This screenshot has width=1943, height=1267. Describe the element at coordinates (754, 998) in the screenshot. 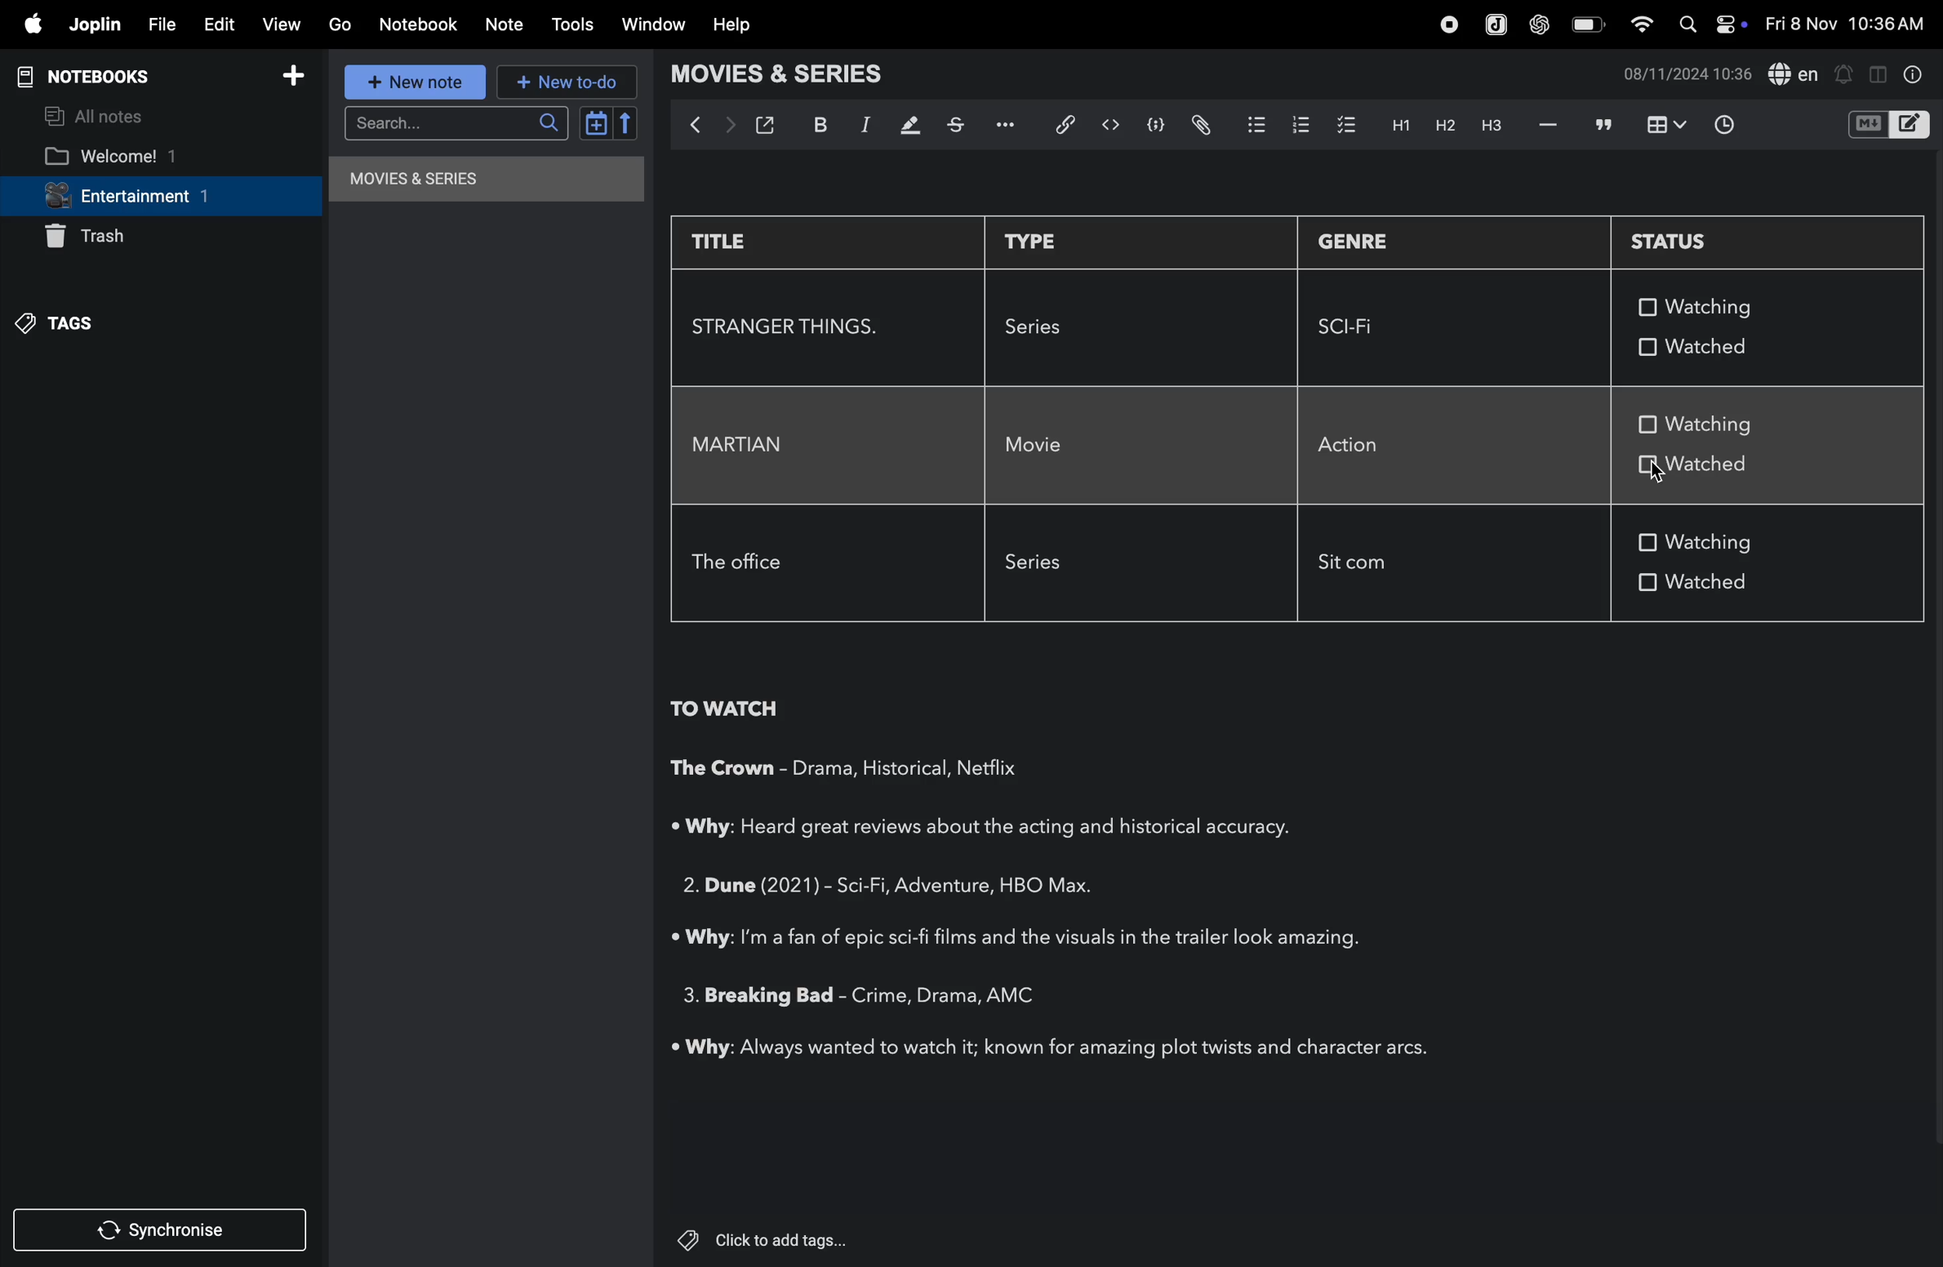

I see `title` at that location.